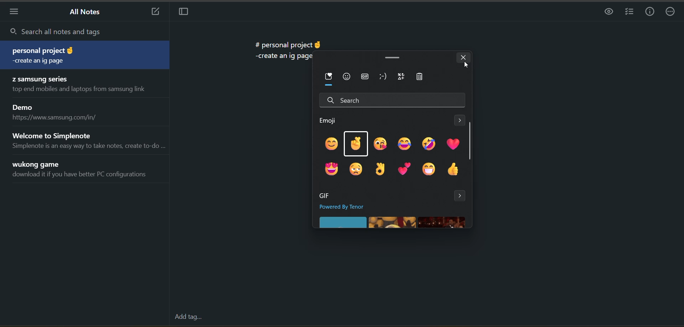  Describe the element at coordinates (430, 143) in the screenshot. I see `emoji 5` at that location.